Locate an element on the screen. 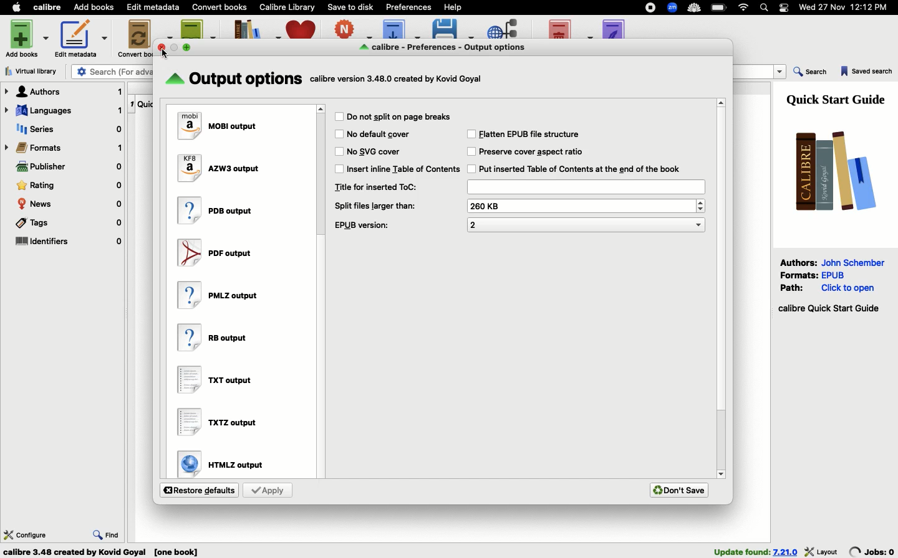  No SVG cover is located at coordinates (376, 150).